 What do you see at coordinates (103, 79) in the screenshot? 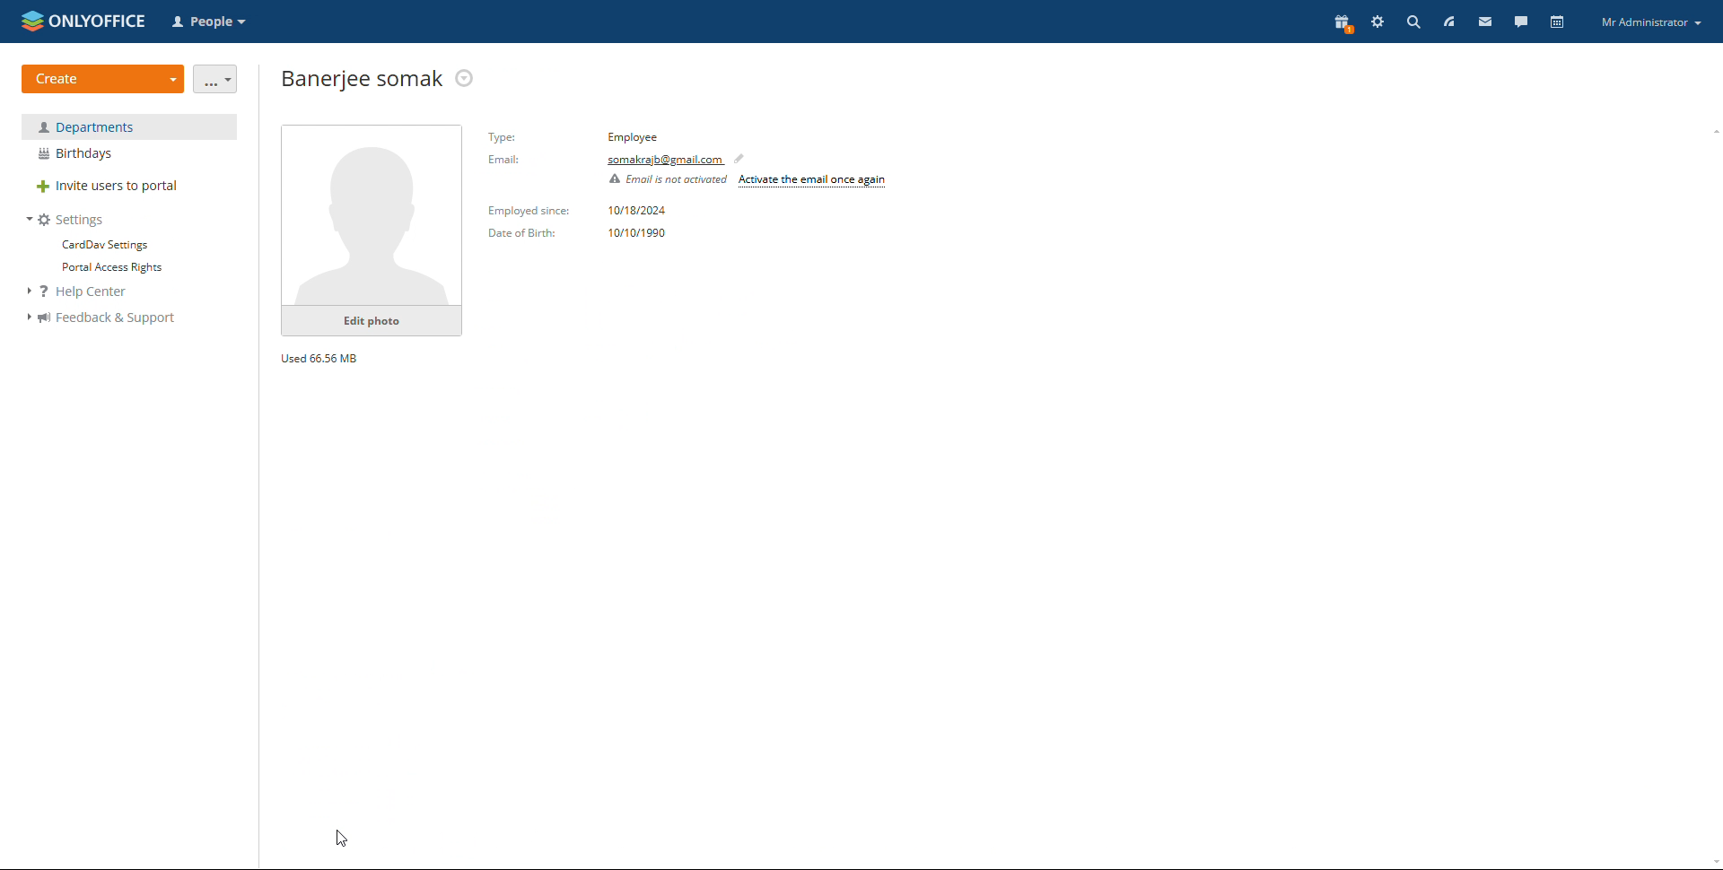
I see `create` at bounding box center [103, 79].